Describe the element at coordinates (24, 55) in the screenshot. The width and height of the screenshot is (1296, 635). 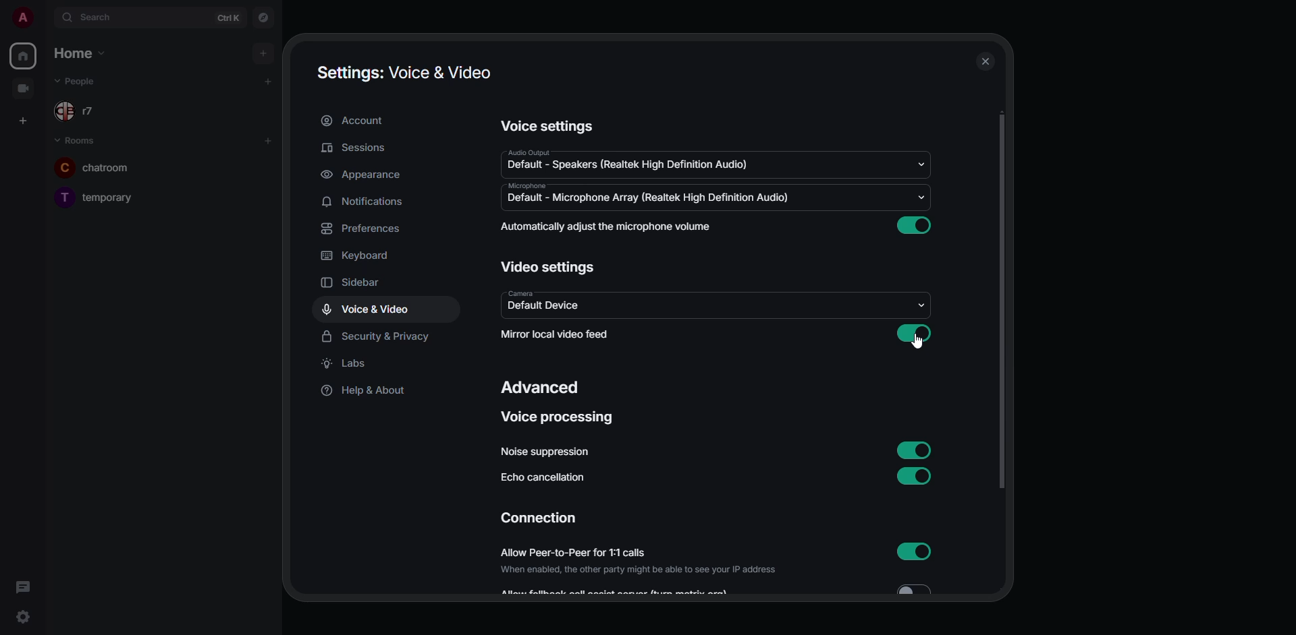
I see `home` at that location.